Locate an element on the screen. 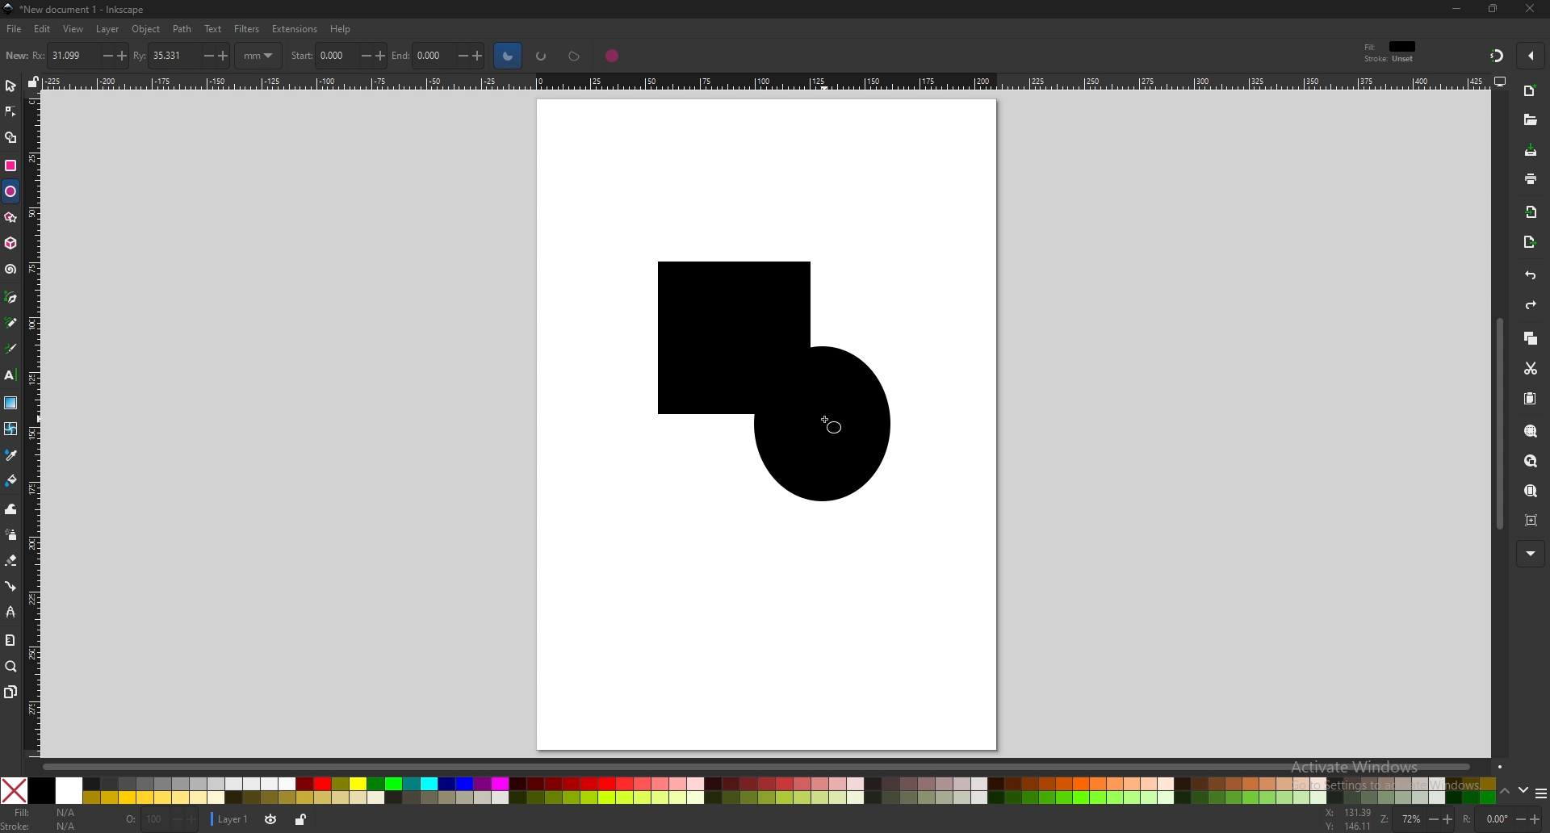  horizontal ruler is located at coordinates (758, 81).